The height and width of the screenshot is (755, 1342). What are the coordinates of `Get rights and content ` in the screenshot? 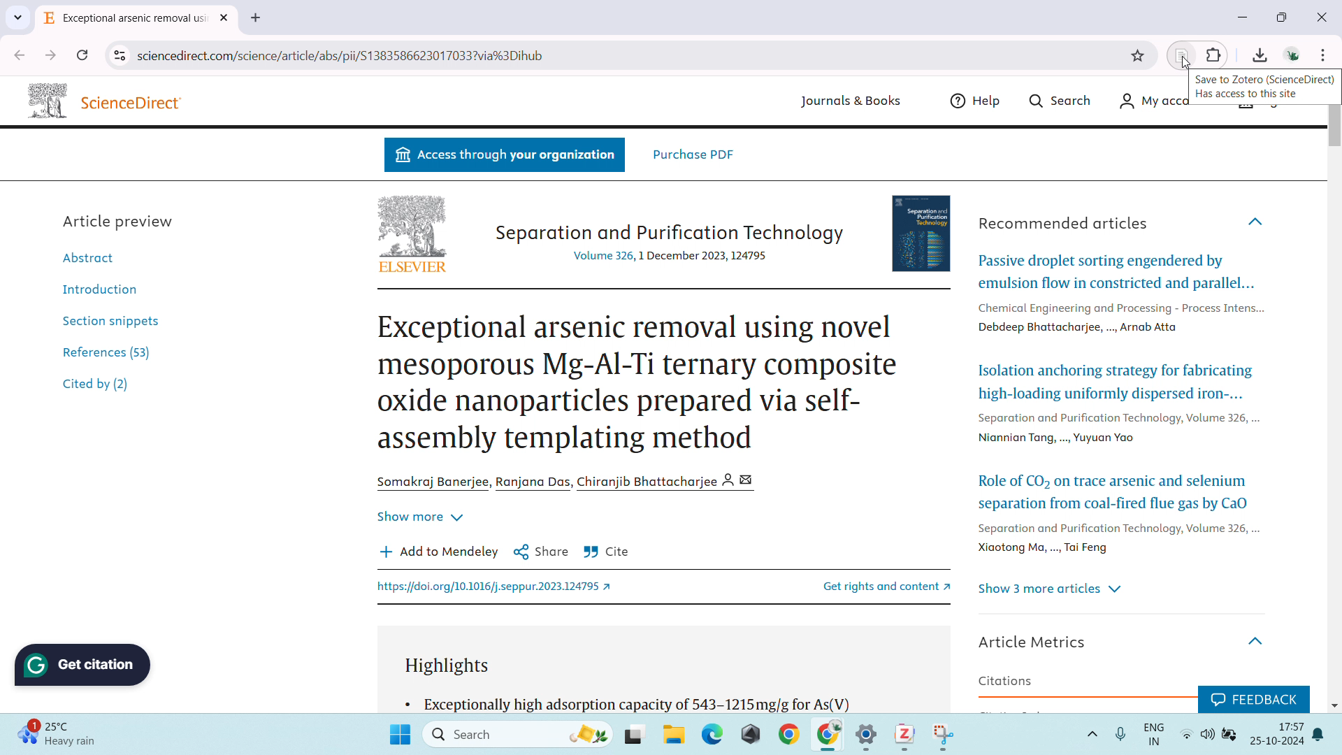 It's located at (870, 585).